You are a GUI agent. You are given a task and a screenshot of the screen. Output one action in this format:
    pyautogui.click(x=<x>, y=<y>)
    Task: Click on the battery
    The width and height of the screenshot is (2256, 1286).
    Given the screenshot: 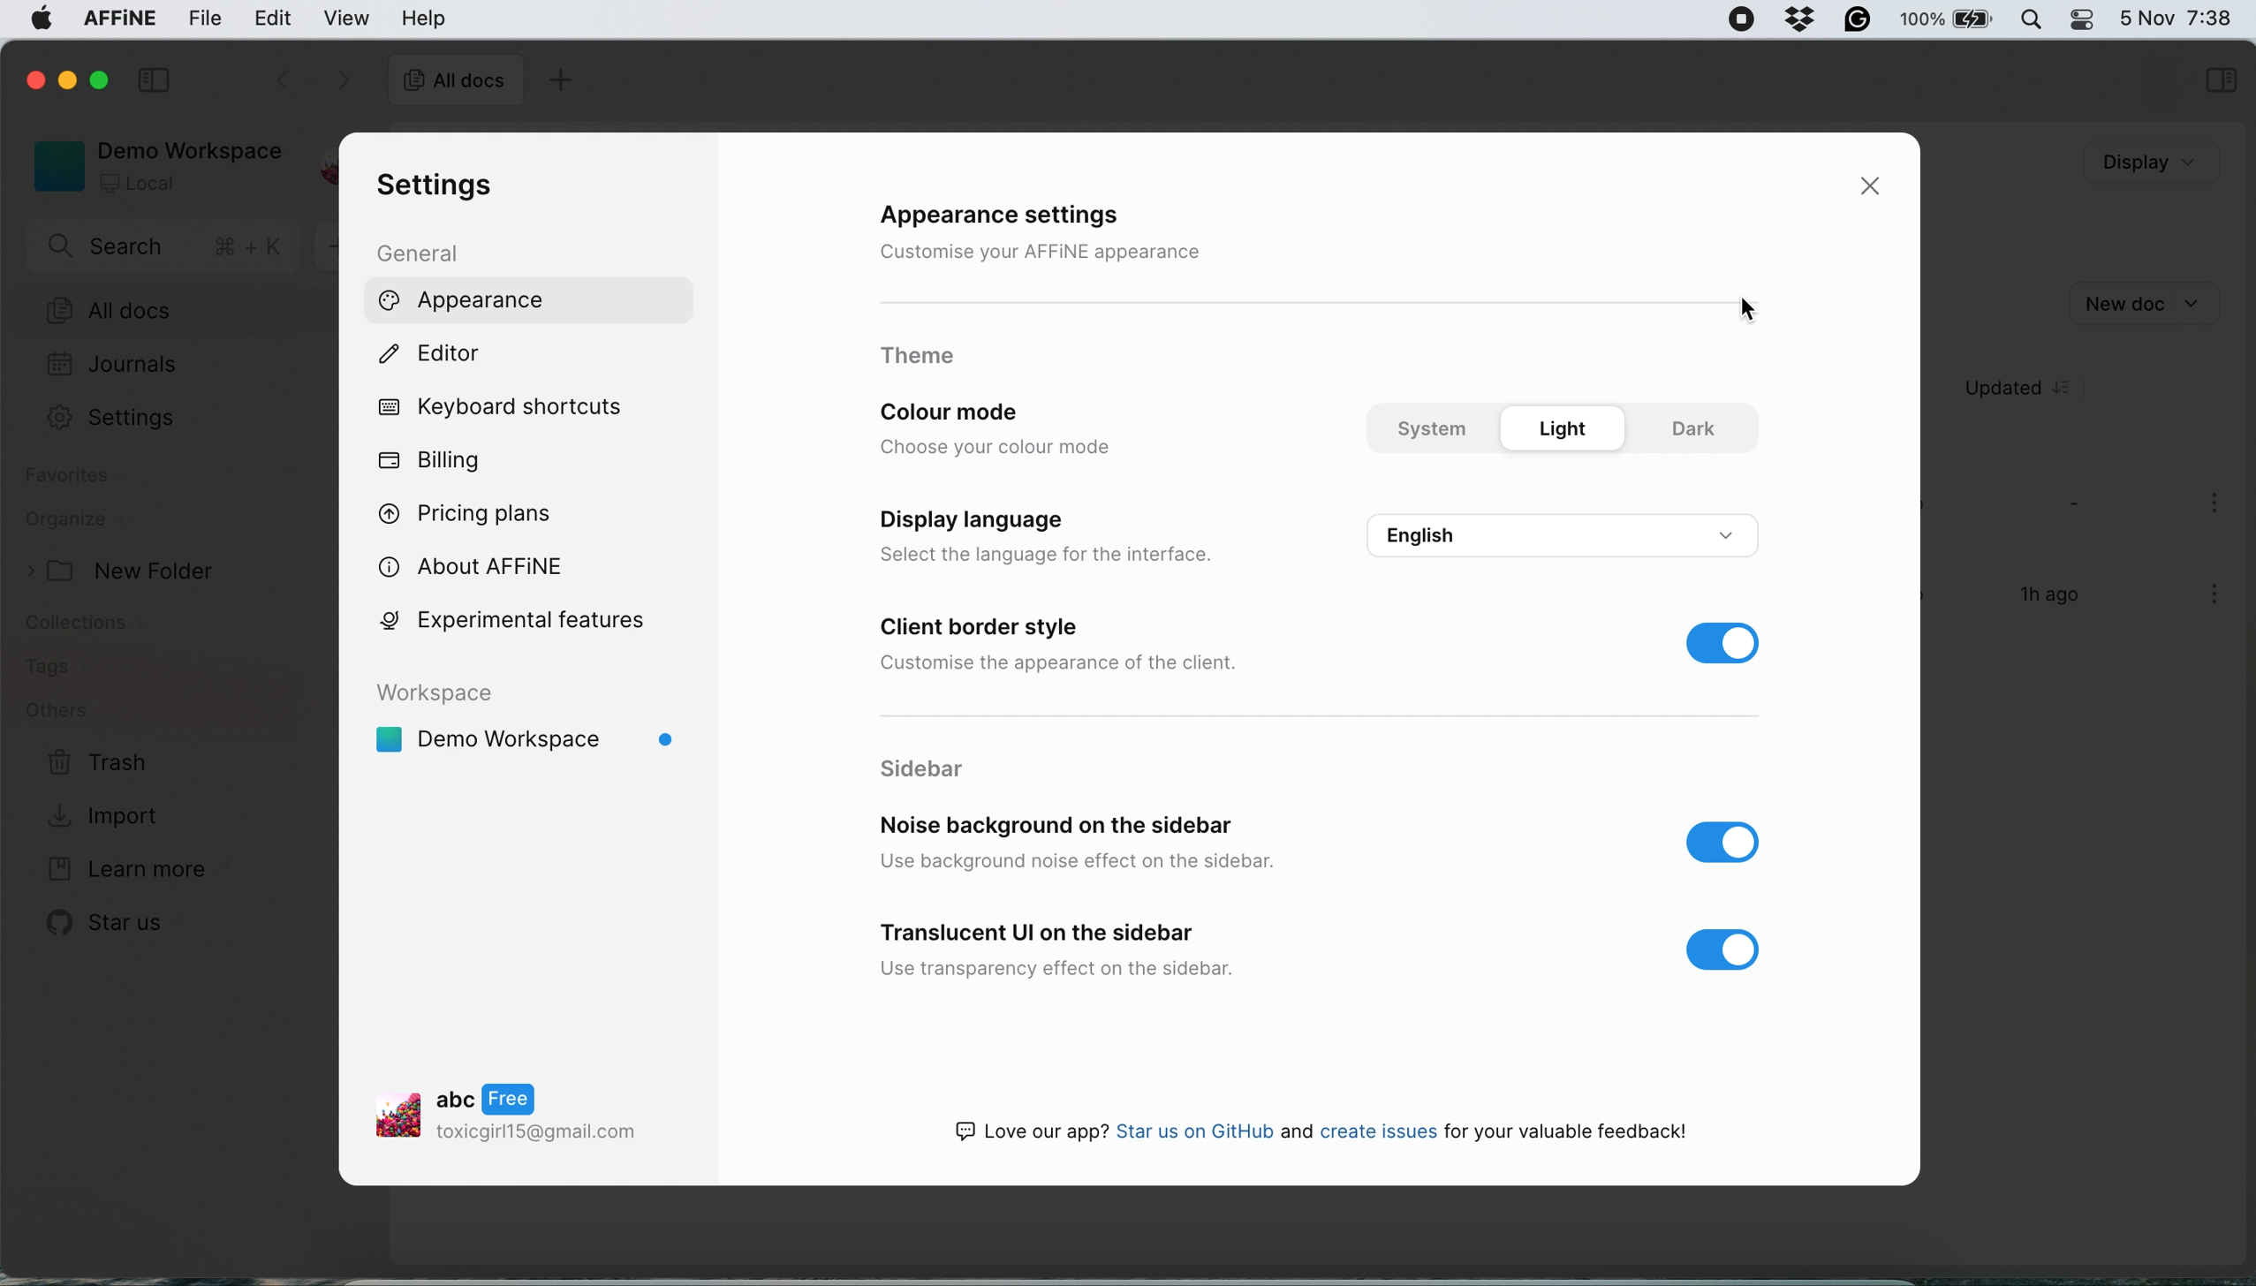 What is the action you would take?
    pyautogui.click(x=1949, y=19)
    